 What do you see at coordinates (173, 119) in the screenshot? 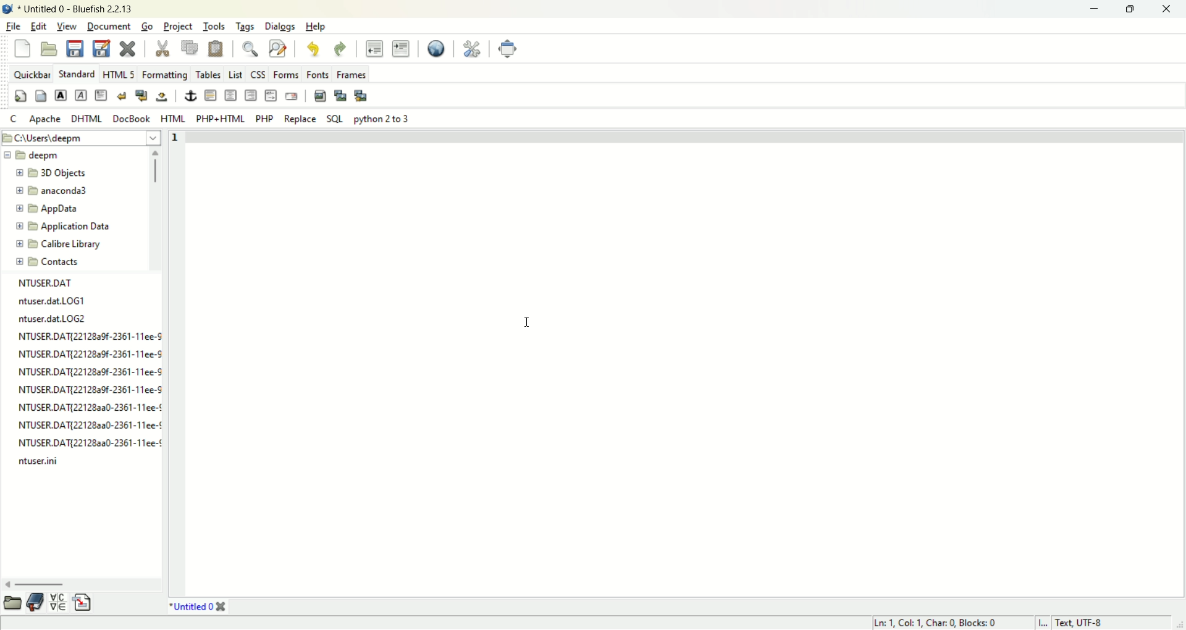
I see `HTML` at bounding box center [173, 119].